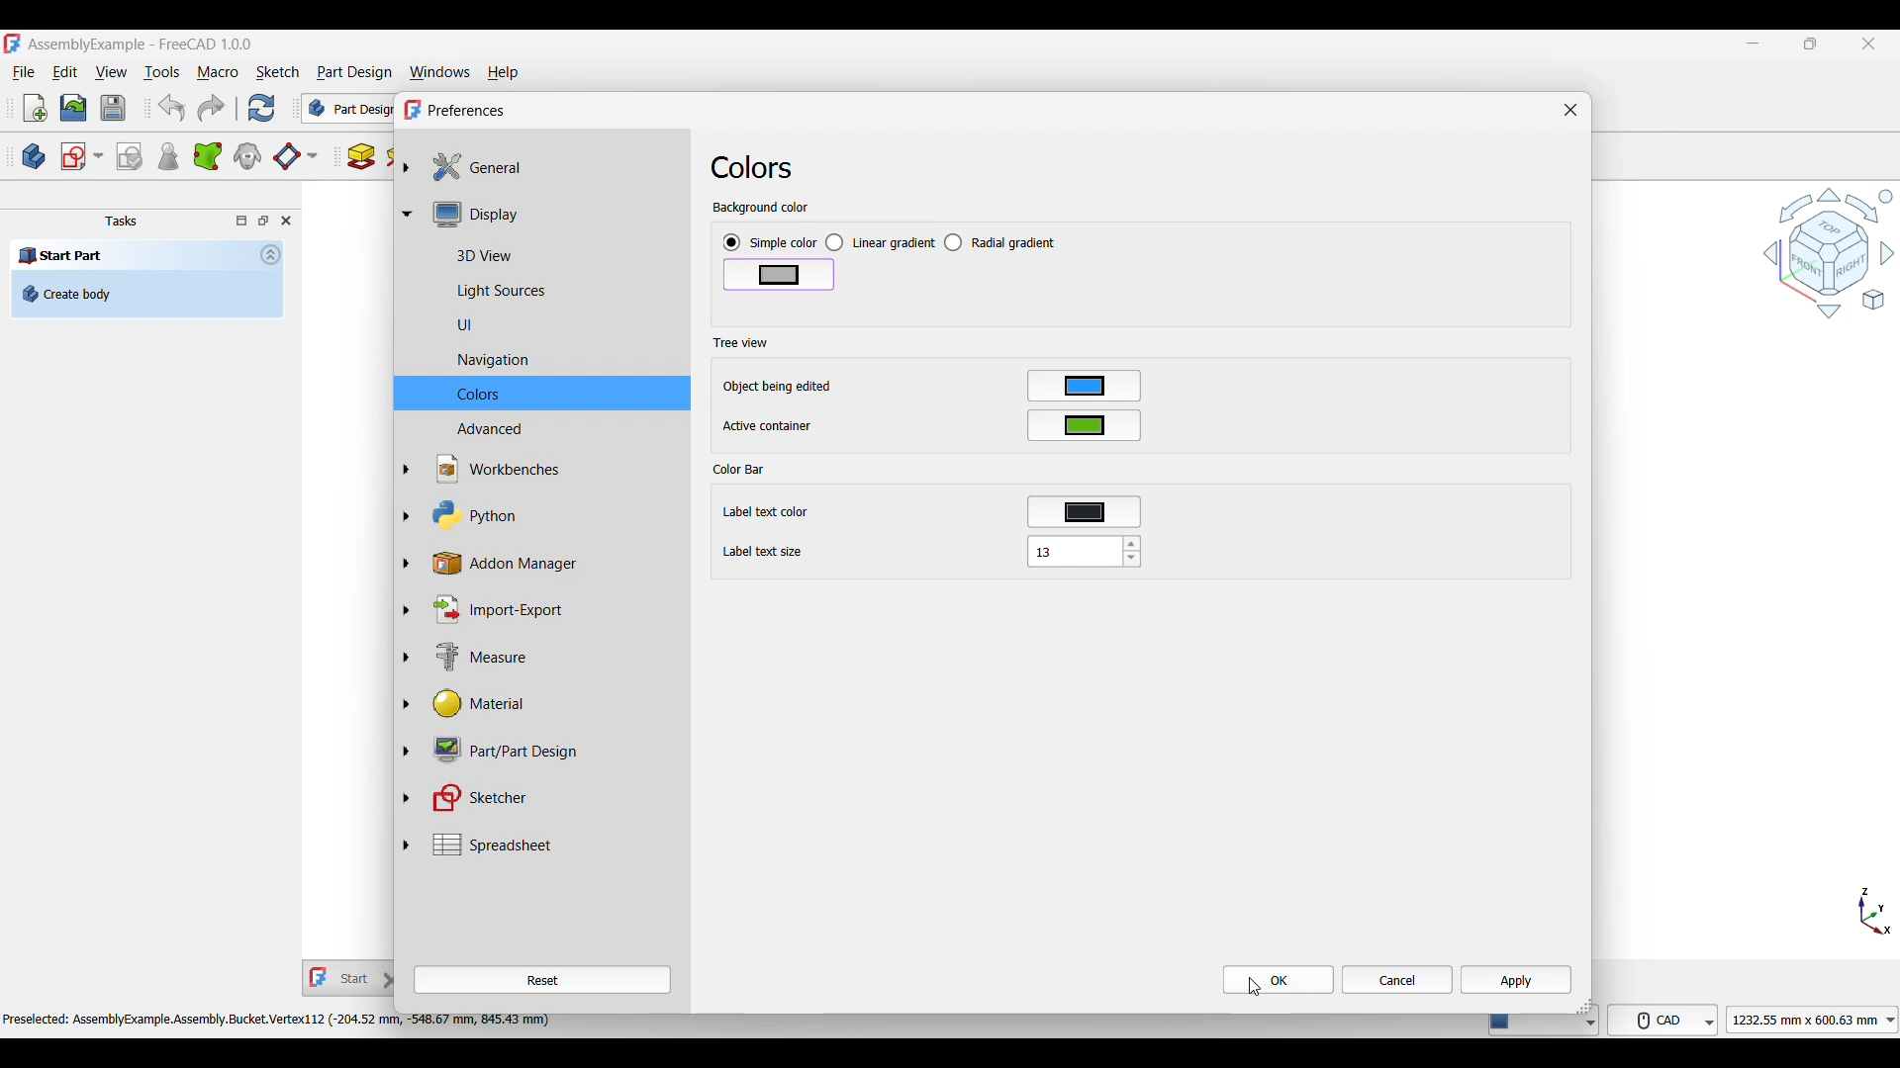 The width and height of the screenshot is (1900, 1068). What do you see at coordinates (1000, 242) in the screenshot?
I see `Radial gradient toggle` at bounding box center [1000, 242].